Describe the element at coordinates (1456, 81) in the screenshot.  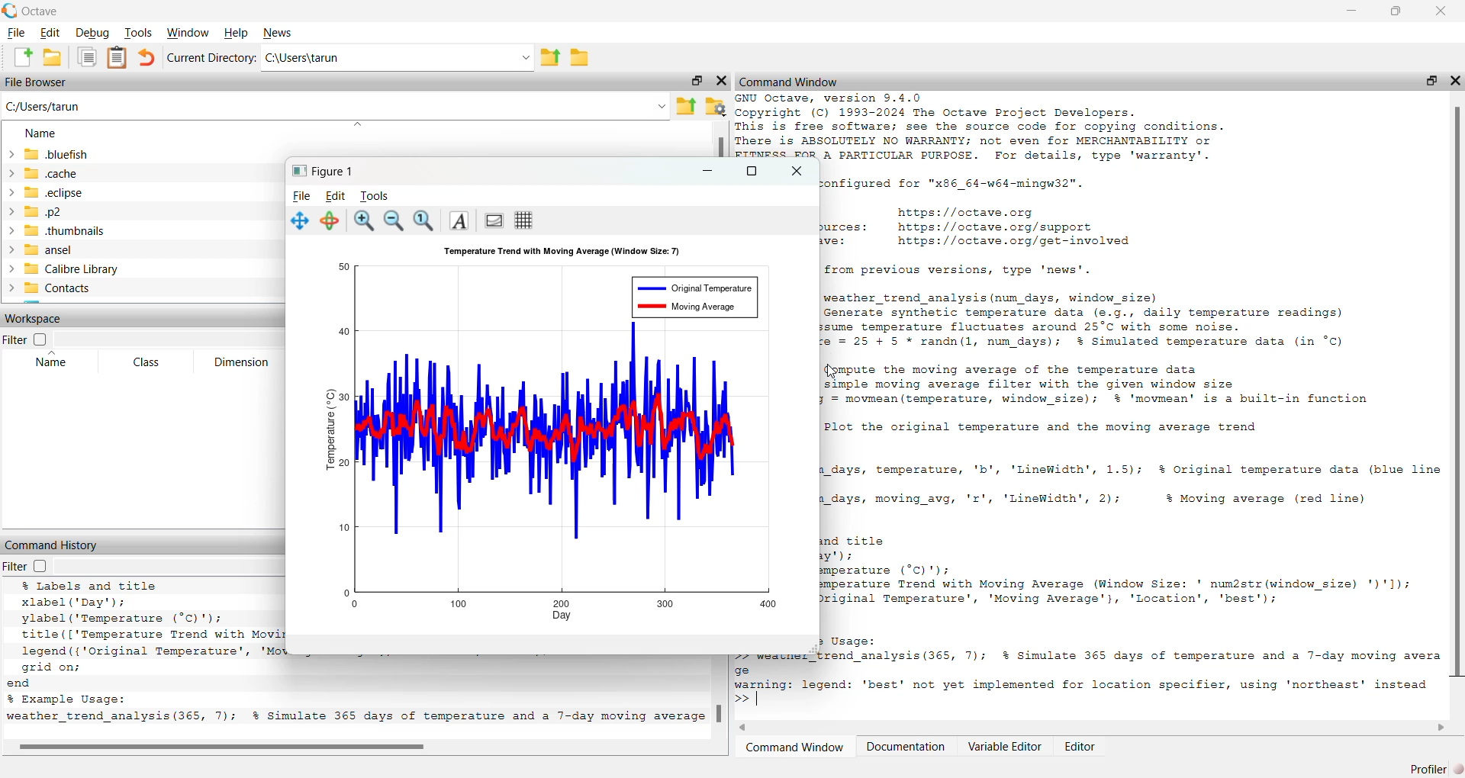
I see `close` at that location.